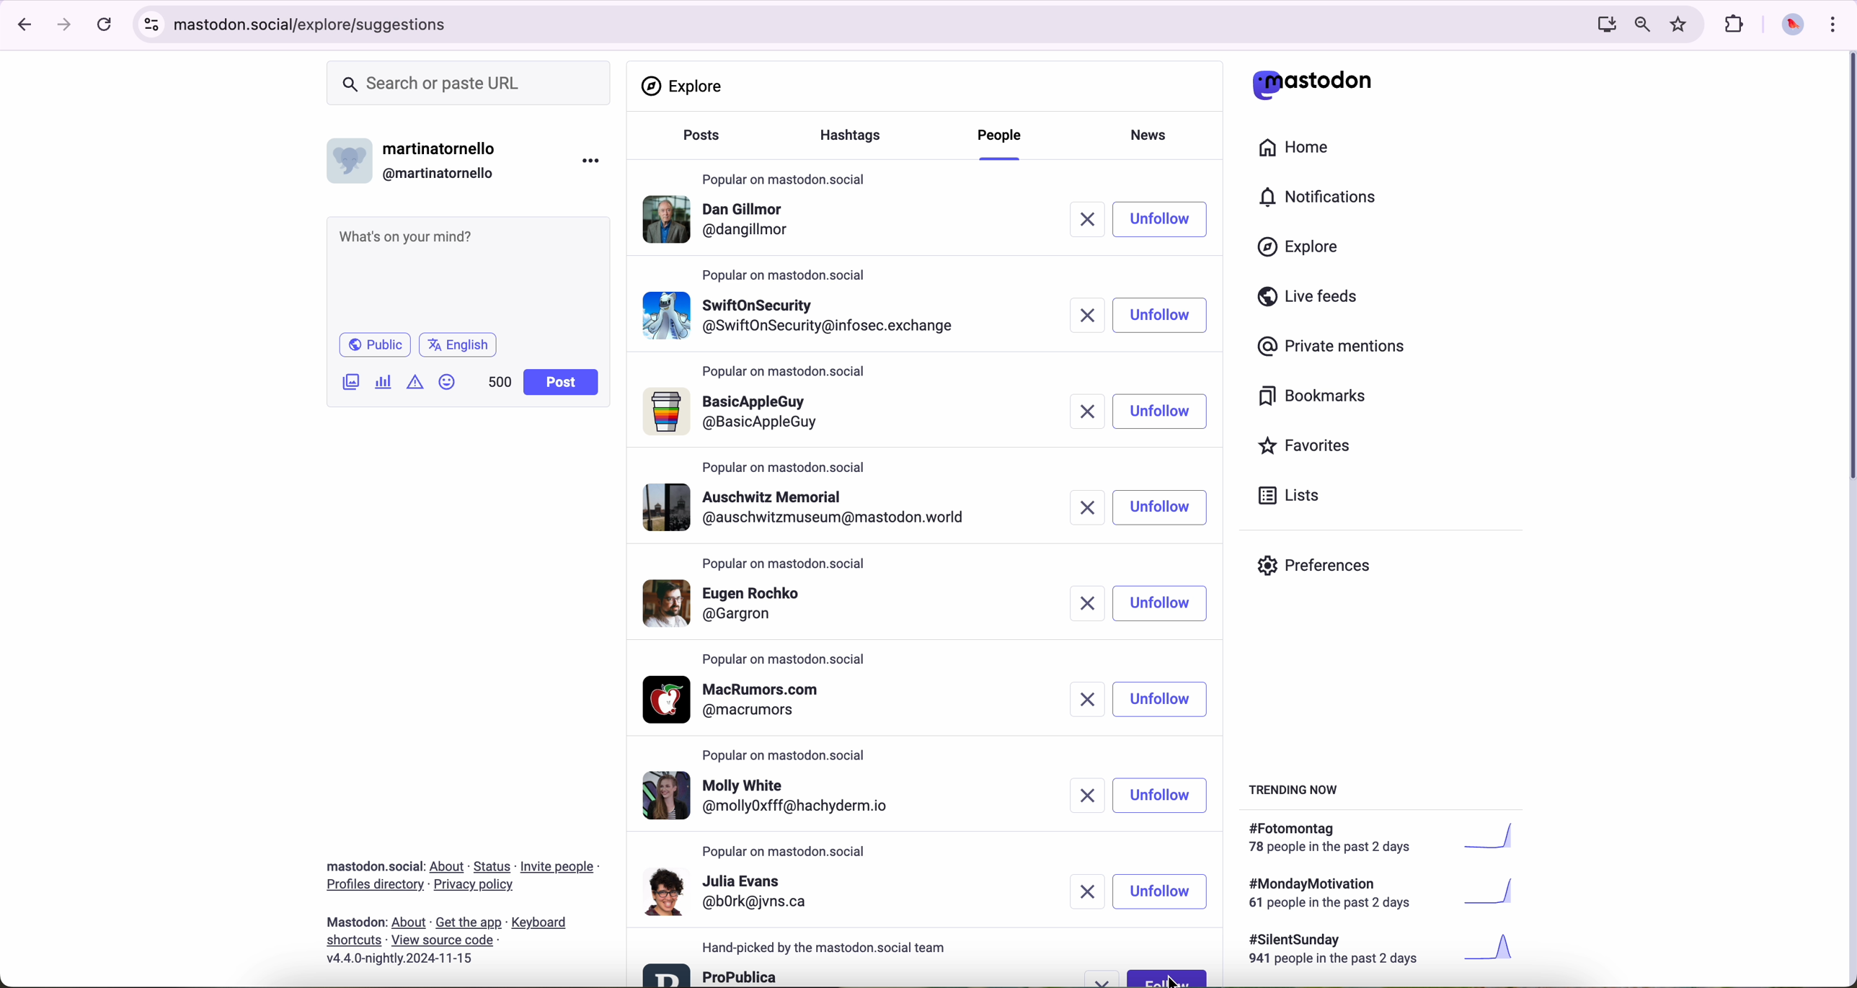  What do you see at coordinates (1641, 23) in the screenshot?
I see `zoom out` at bounding box center [1641, 23].